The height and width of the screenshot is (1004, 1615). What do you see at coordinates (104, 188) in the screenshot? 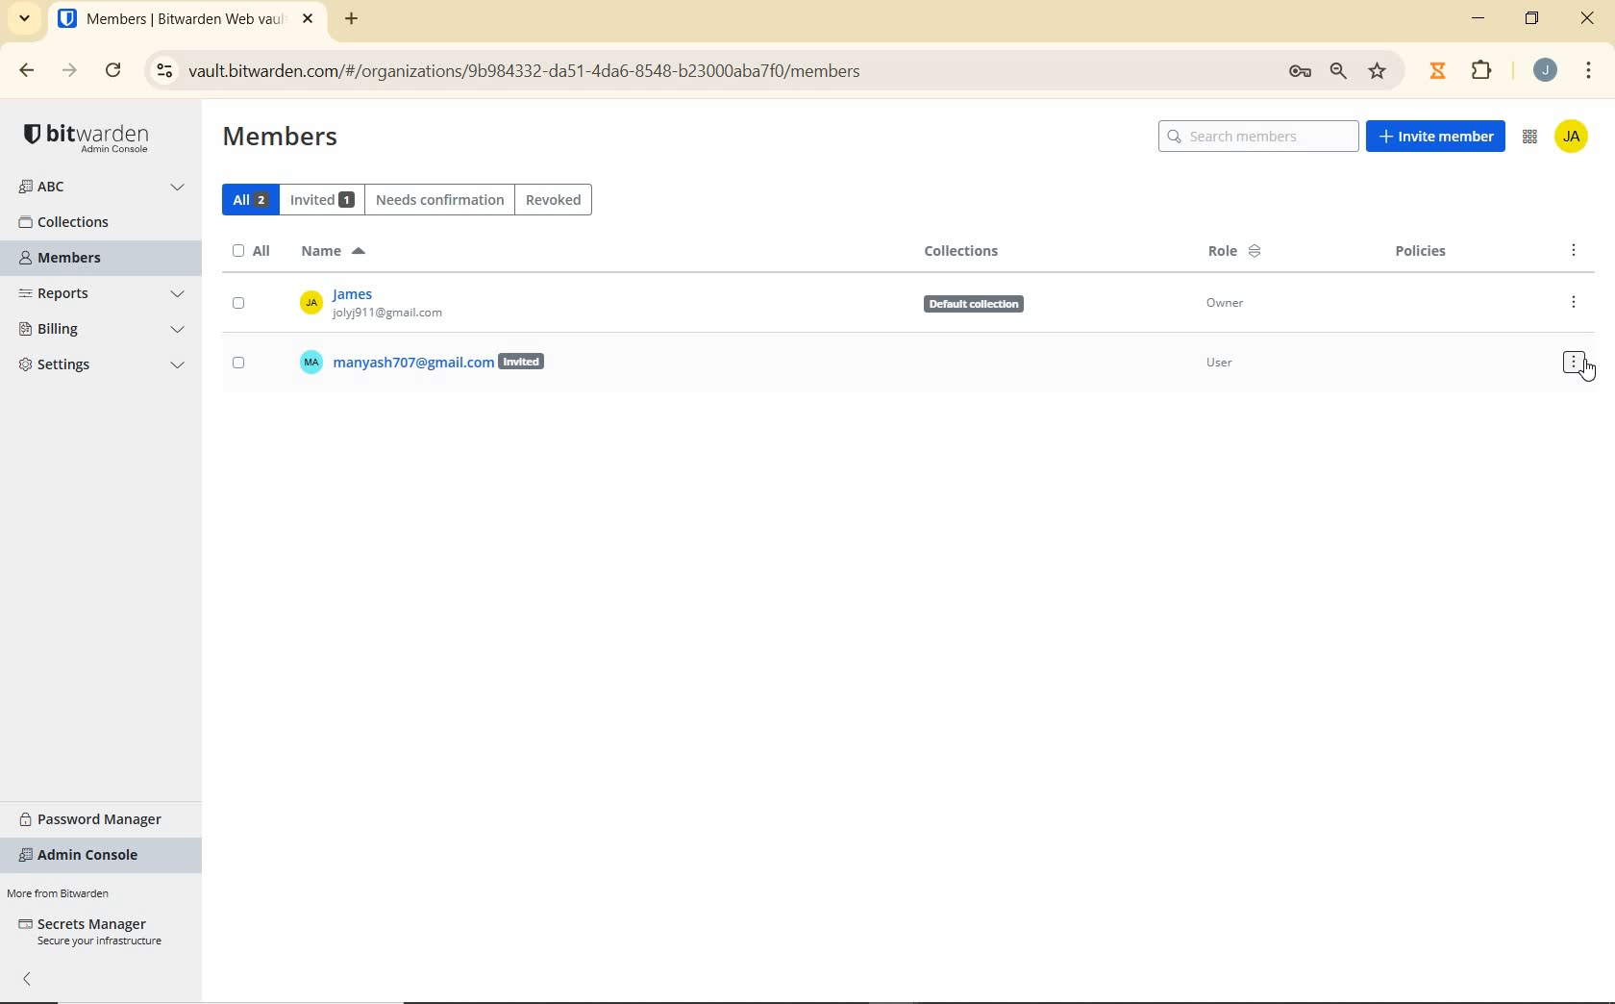
I see `ORGANIZATION NAME` at bounding box center [104, 188].